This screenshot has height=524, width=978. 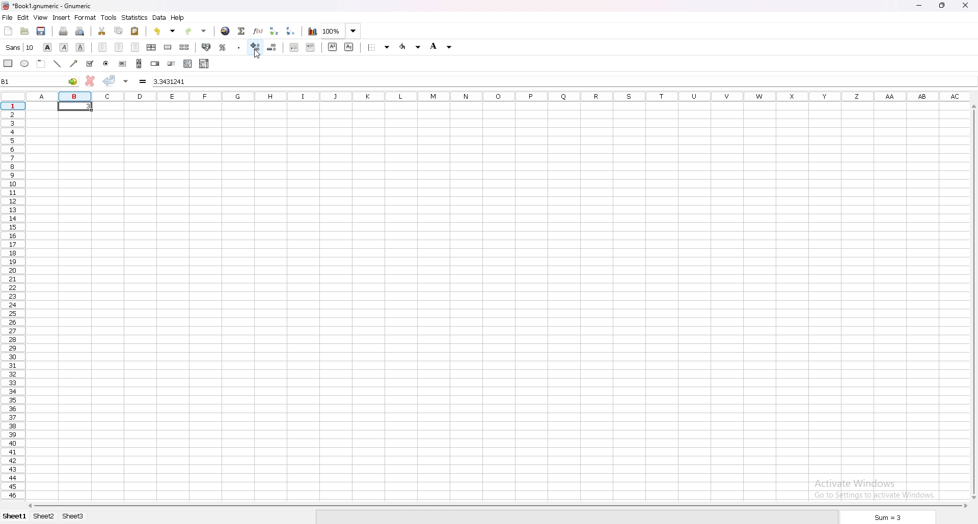 What do you see at coordinates (187, 64) in the screenshot?
I see `list` at bounding box center [187, 64].